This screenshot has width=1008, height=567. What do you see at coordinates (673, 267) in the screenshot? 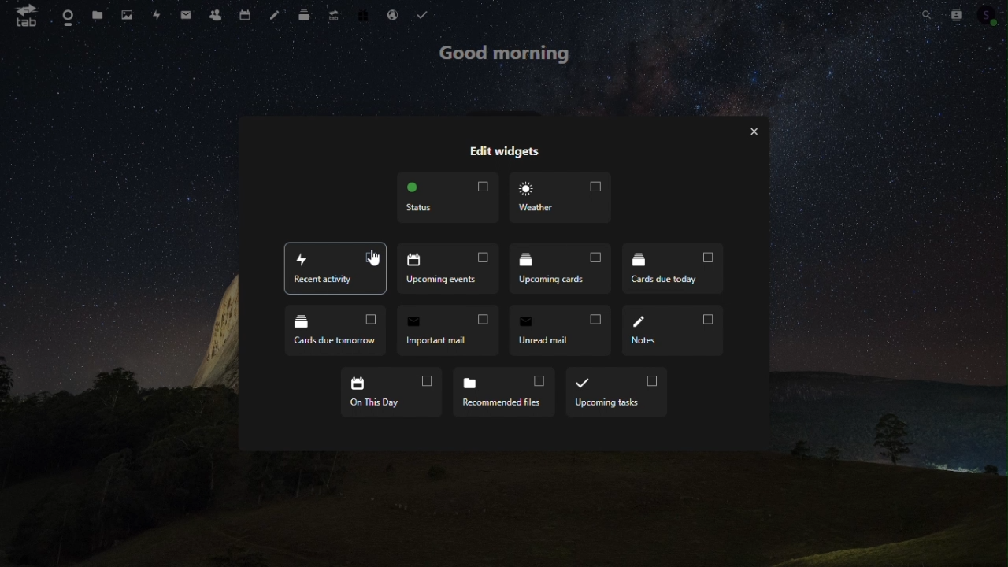
I see `Cards due today` at bounding box center [673, 267].